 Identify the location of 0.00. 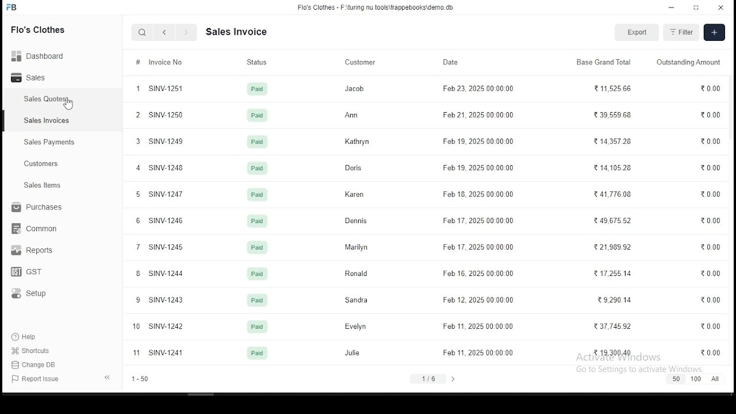
(706, 219).